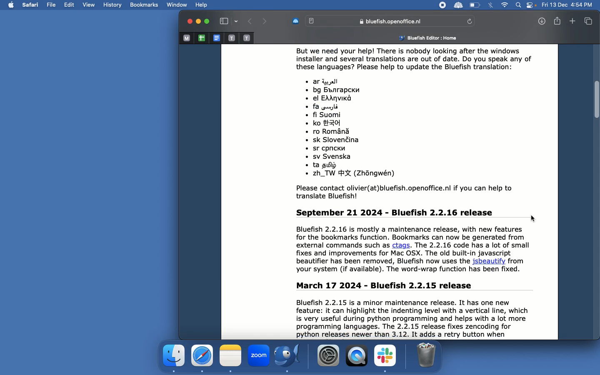 This screenshot has height=375, width=600. What do you see at coordinates (422, 310) in the screenshot?
I see `Description of March 17 2024 - Bluefish 2.2.15 release` at bounding box center [422, 310].